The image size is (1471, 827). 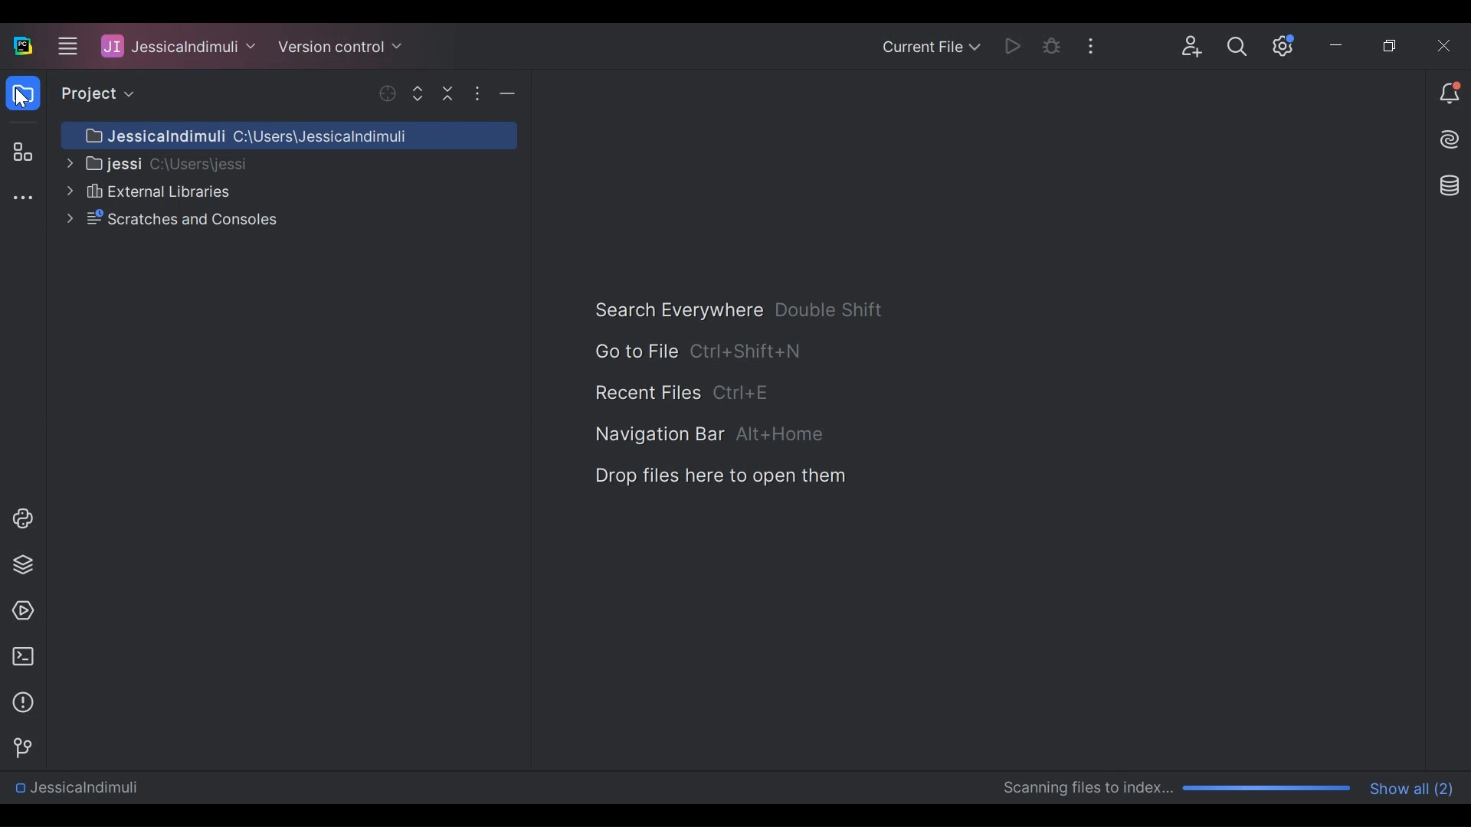 What do you see at coordinates (383, 93) in the screenshot?
I see `Selected Opened File` at bounding box center [383, 93].